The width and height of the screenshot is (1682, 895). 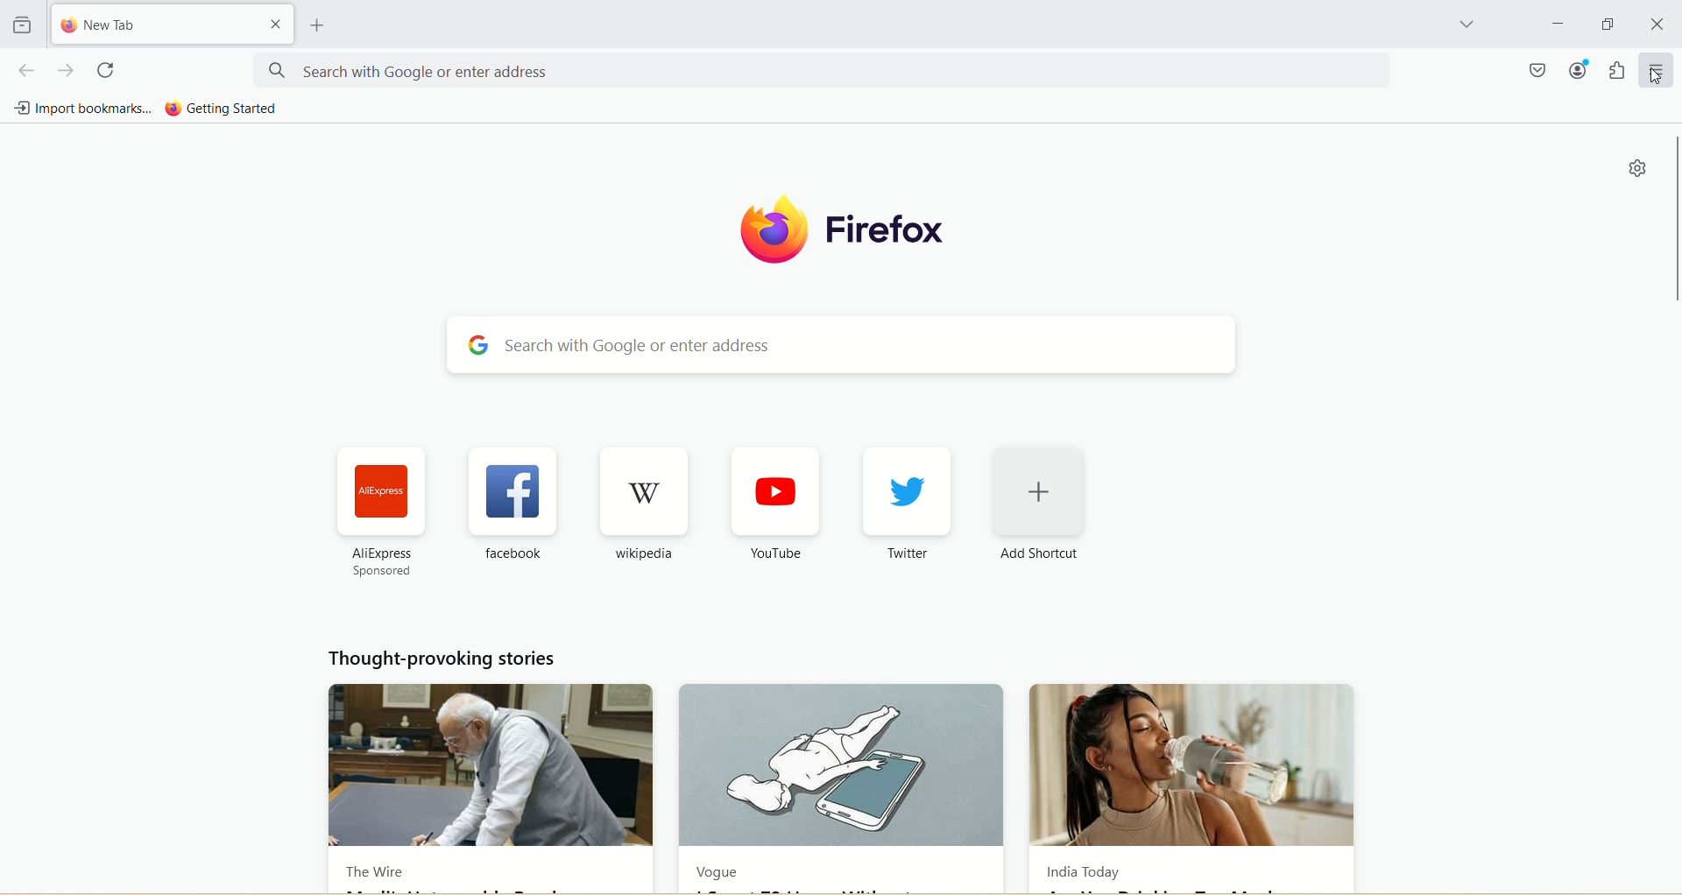 I want to click on India Today new, so click(x=1197, y=765).